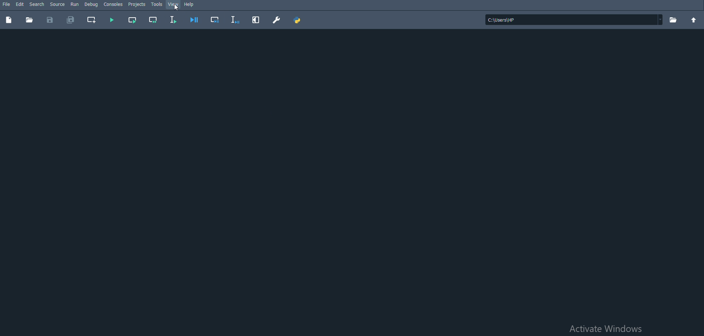 The width and height of the screenshot is (704, 336). I want to click on Debug file, so click(194, 19).